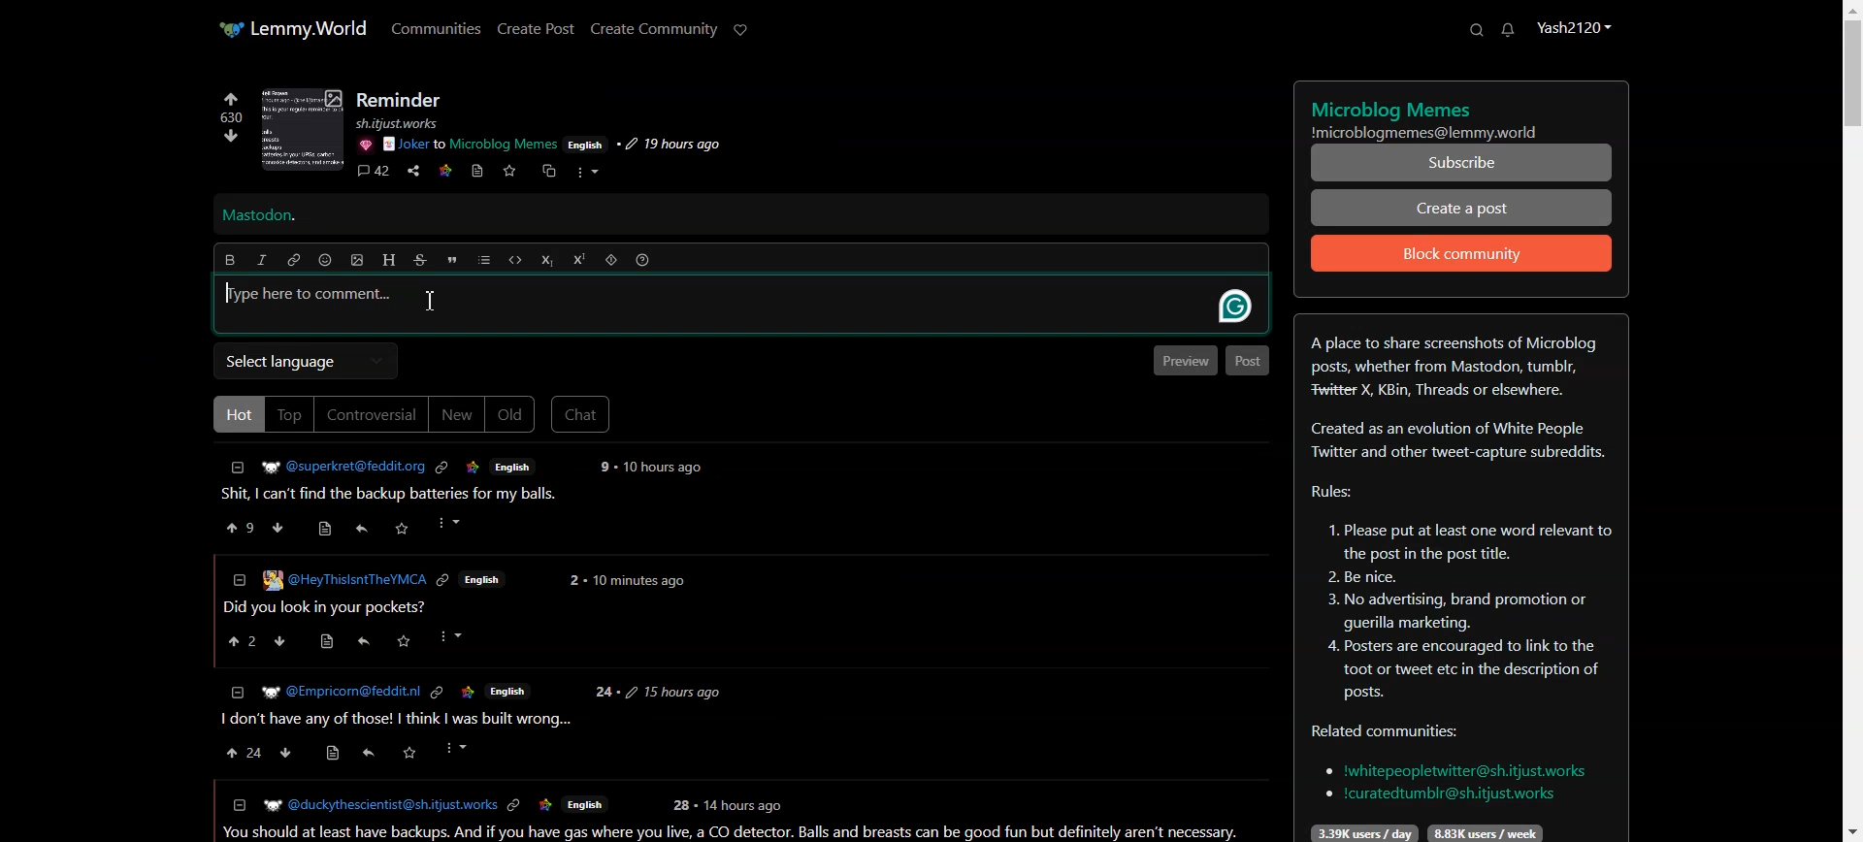 This screenshot has width=1863, height=842. I want to click on Hyperlink, so click(294, 260).